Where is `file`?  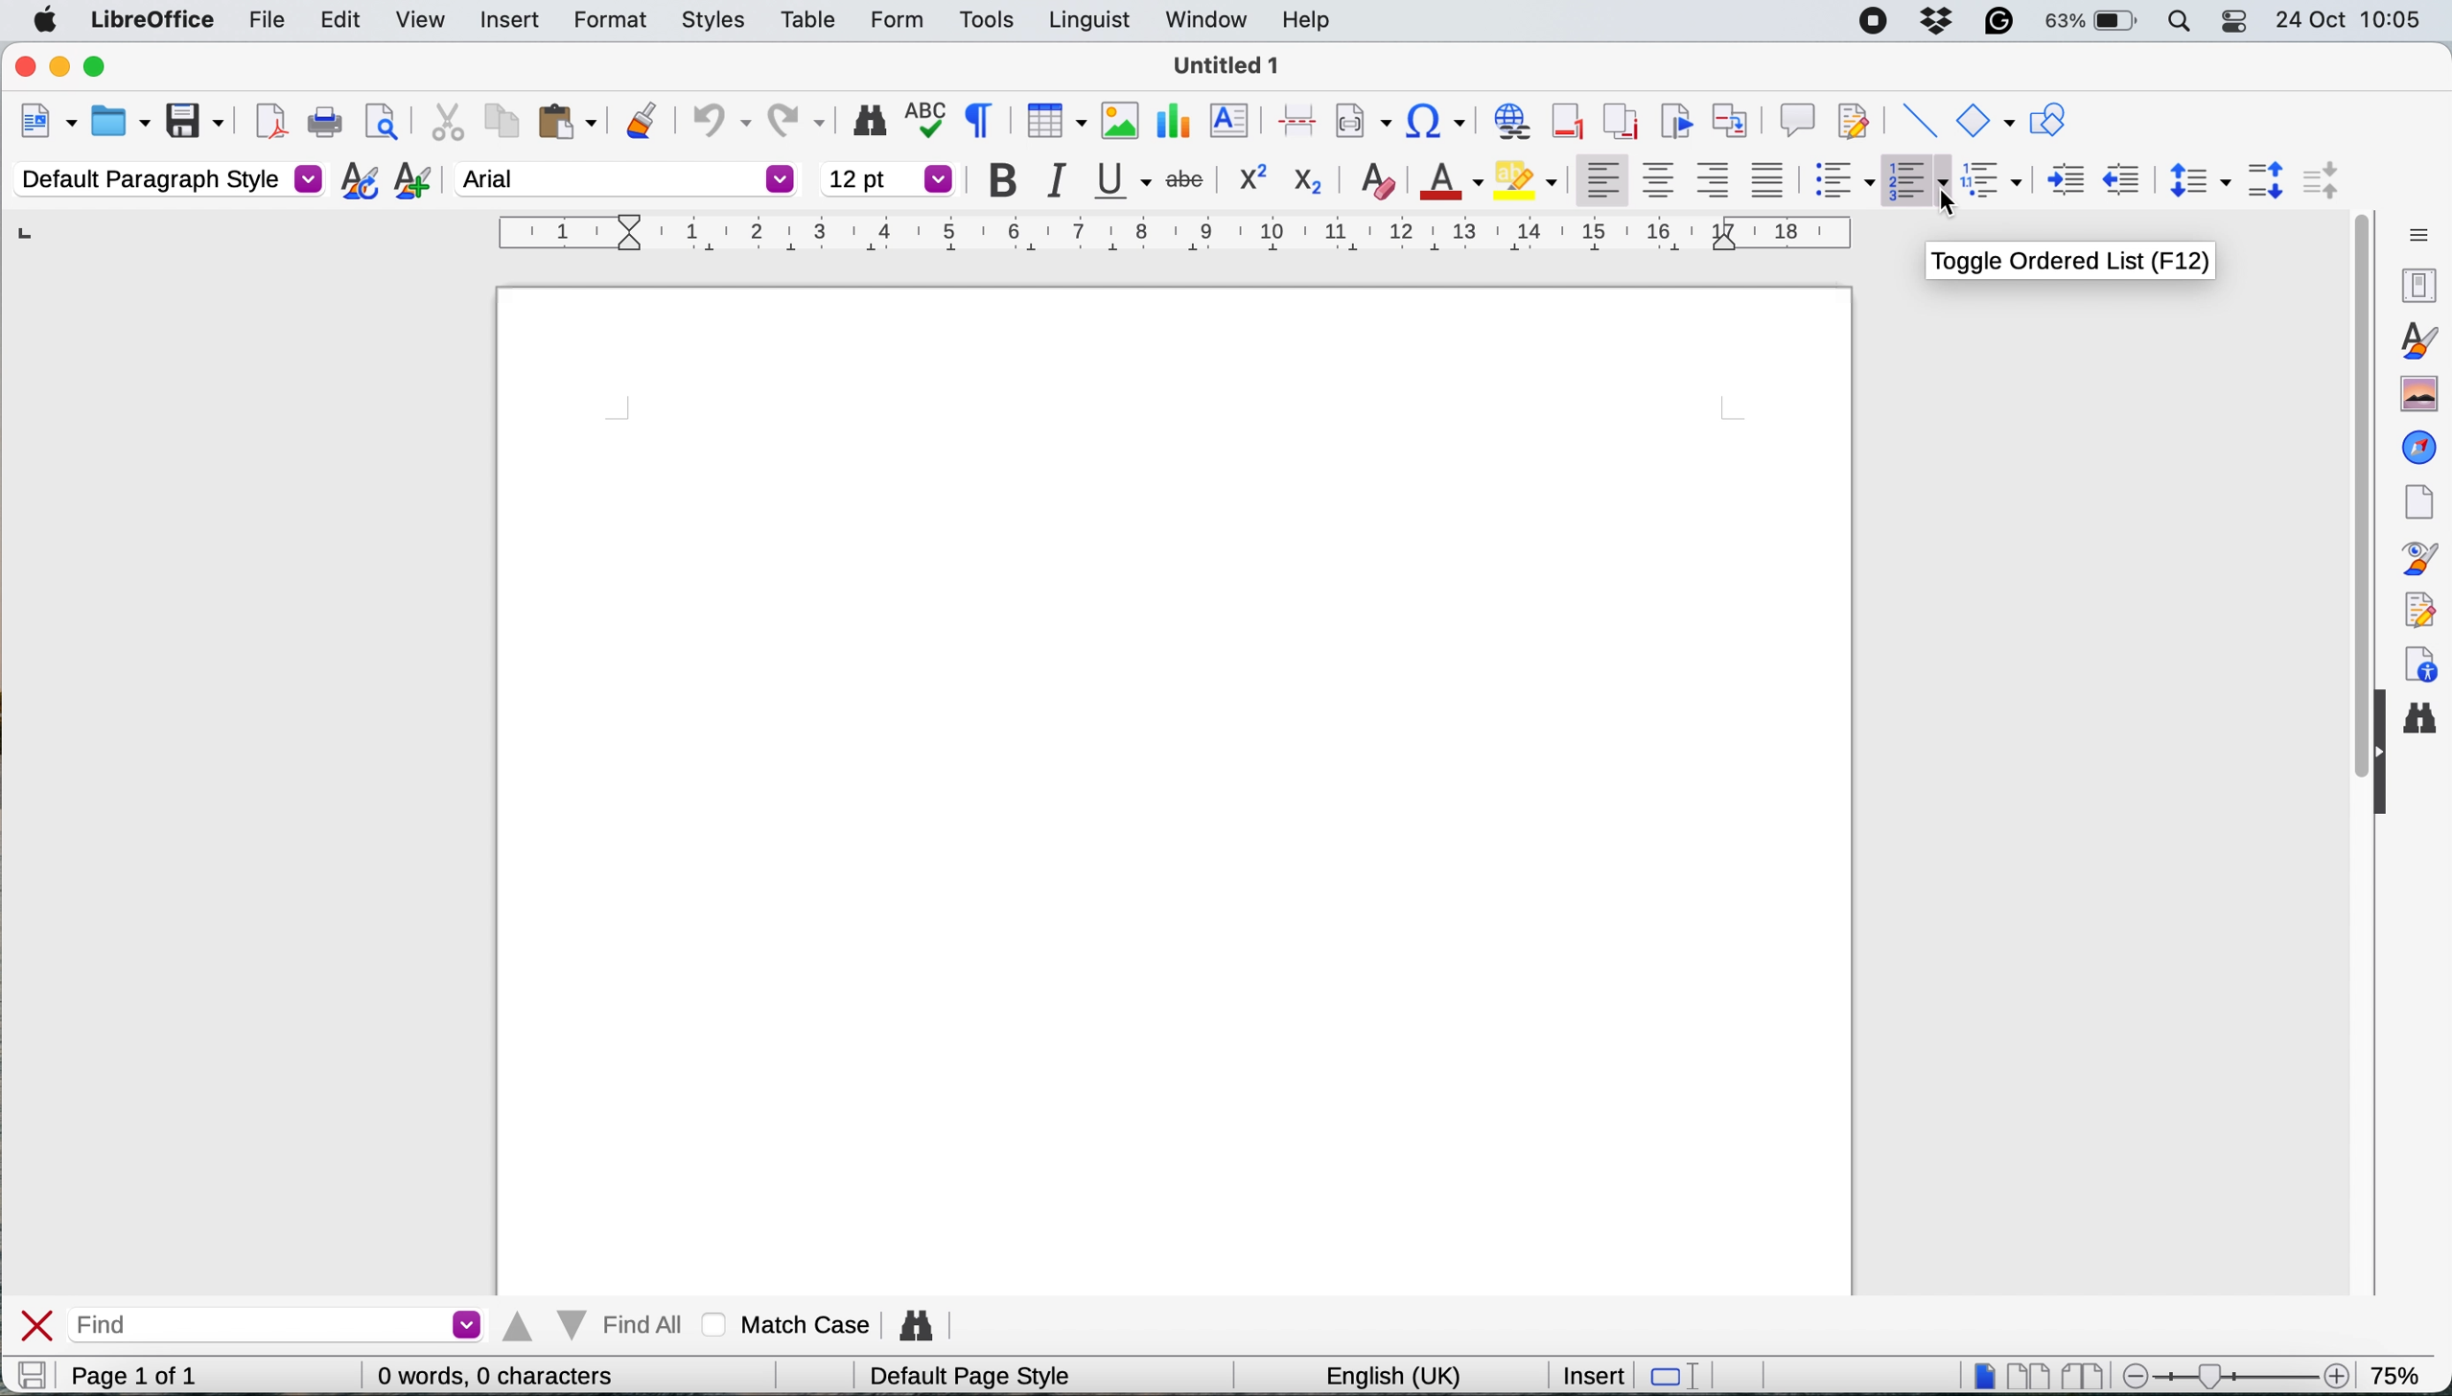
file is located at coordinates (268, 24).